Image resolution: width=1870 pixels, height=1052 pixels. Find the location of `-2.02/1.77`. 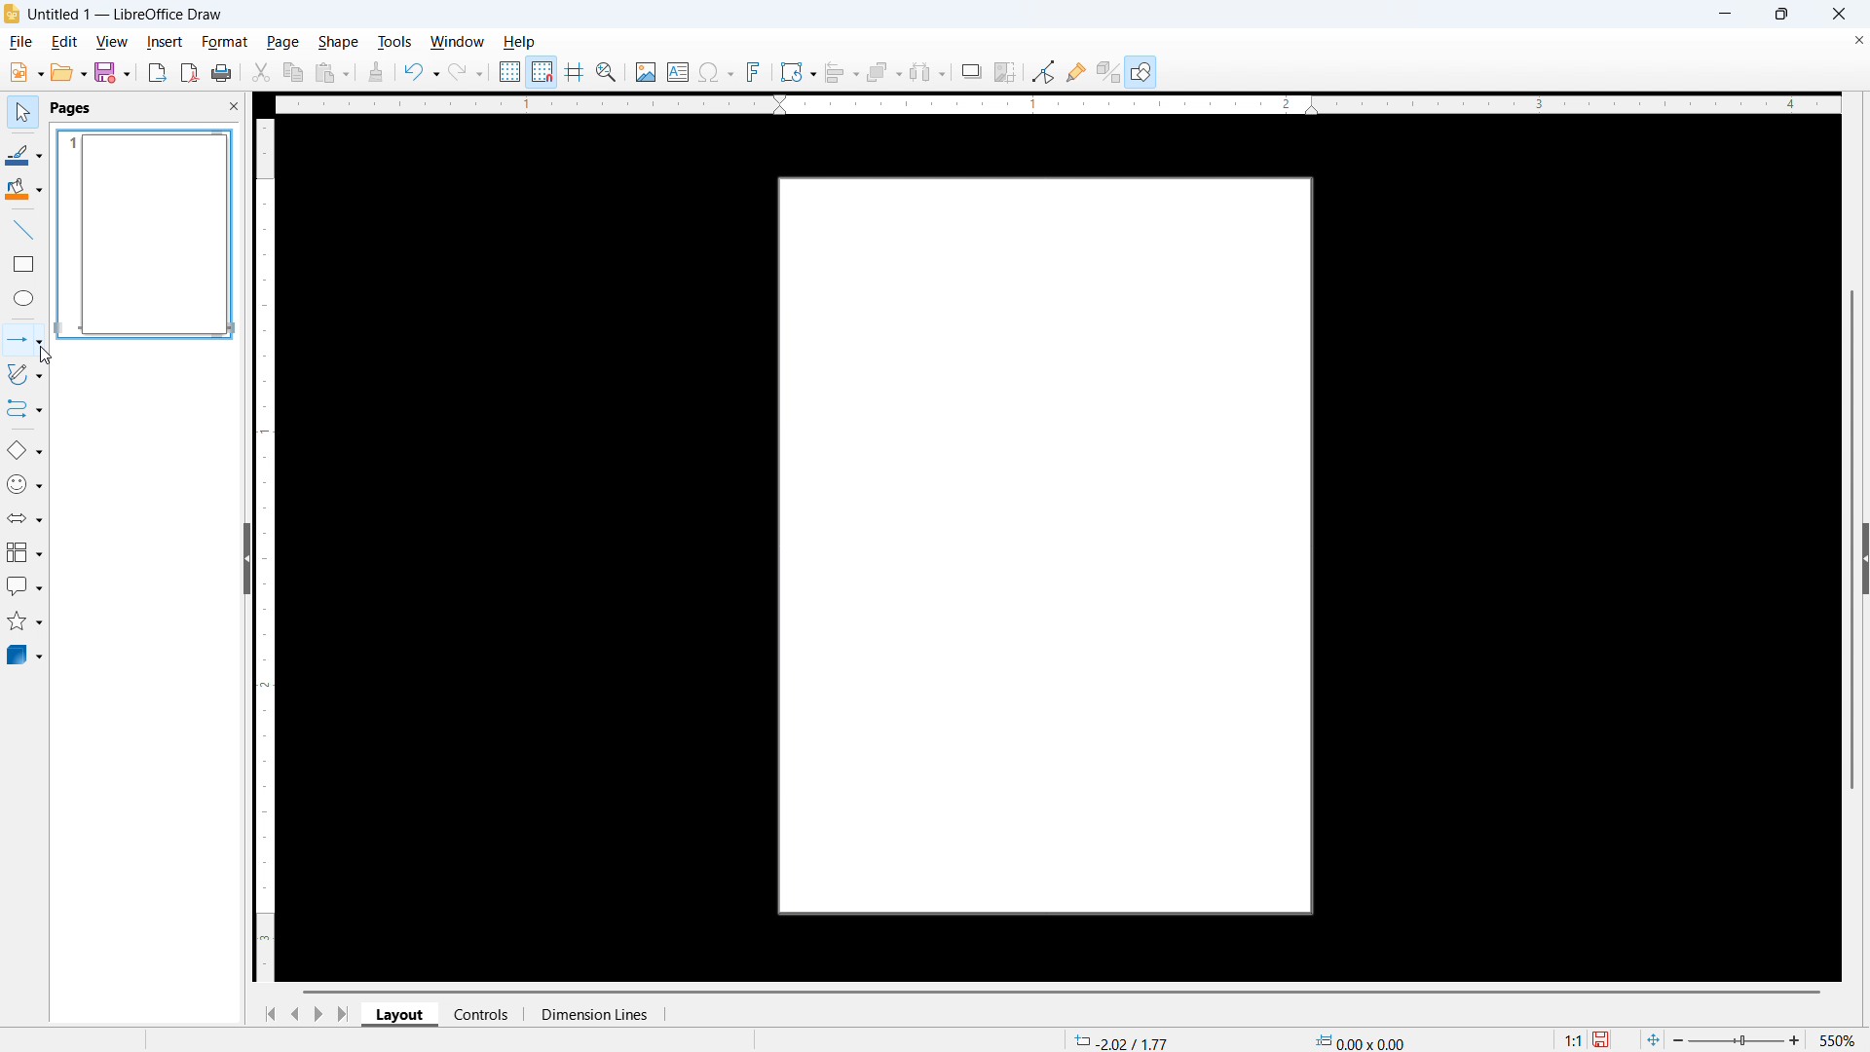

-2.02/1.77 is located at coordinates (1119, 1042).